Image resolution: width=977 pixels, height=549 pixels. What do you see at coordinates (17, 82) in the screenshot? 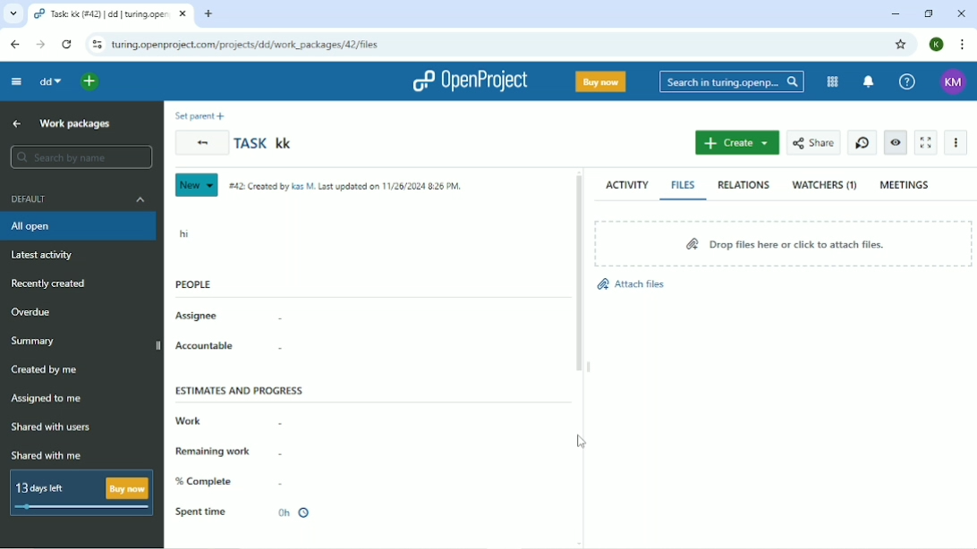
I see `Collapse project menu` at bounding box center [17, 82].